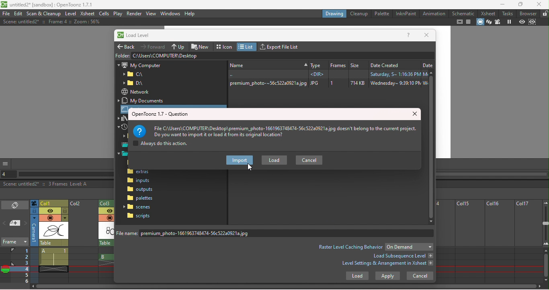 The width and height of the screenshot is (549, 290). Describe the element at coordinates (133, 74) in the screenshot. I see `Folder` at that location.